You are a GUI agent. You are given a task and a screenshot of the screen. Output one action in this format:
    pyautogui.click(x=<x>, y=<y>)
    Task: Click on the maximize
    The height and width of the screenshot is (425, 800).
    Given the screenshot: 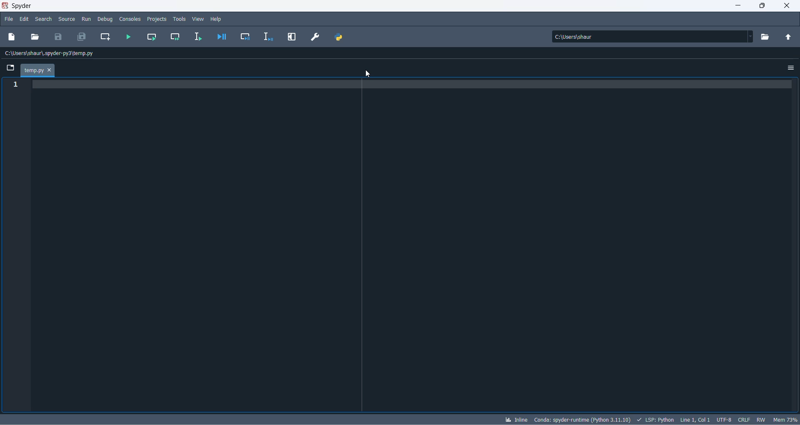 What is the action you would take?
    pyautogui.click(x=762, y=6)
    